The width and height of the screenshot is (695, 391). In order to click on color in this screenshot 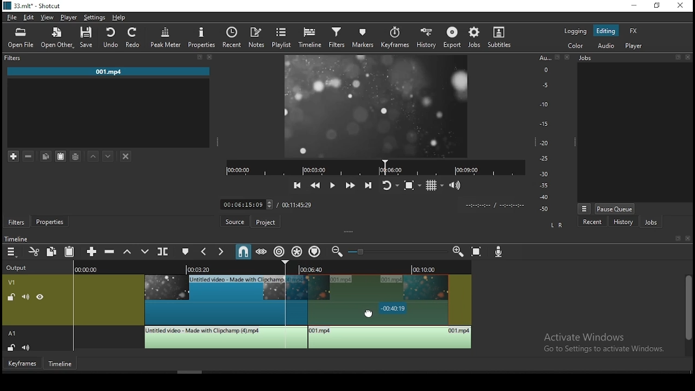, I will do `click(576, 45)`.